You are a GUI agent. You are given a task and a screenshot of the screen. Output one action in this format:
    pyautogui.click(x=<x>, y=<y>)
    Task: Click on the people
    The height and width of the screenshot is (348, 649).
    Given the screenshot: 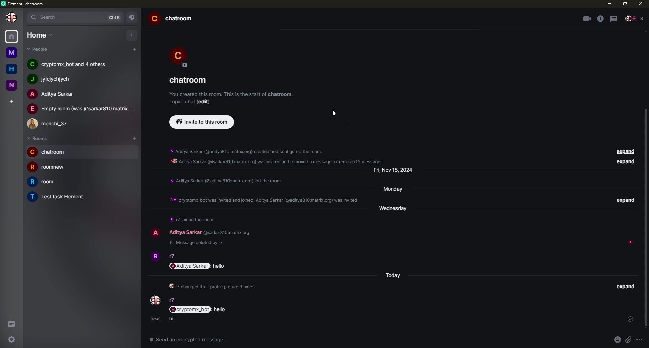 What is the action you would take?
    pyautogui.click(x=54, y=79)
    